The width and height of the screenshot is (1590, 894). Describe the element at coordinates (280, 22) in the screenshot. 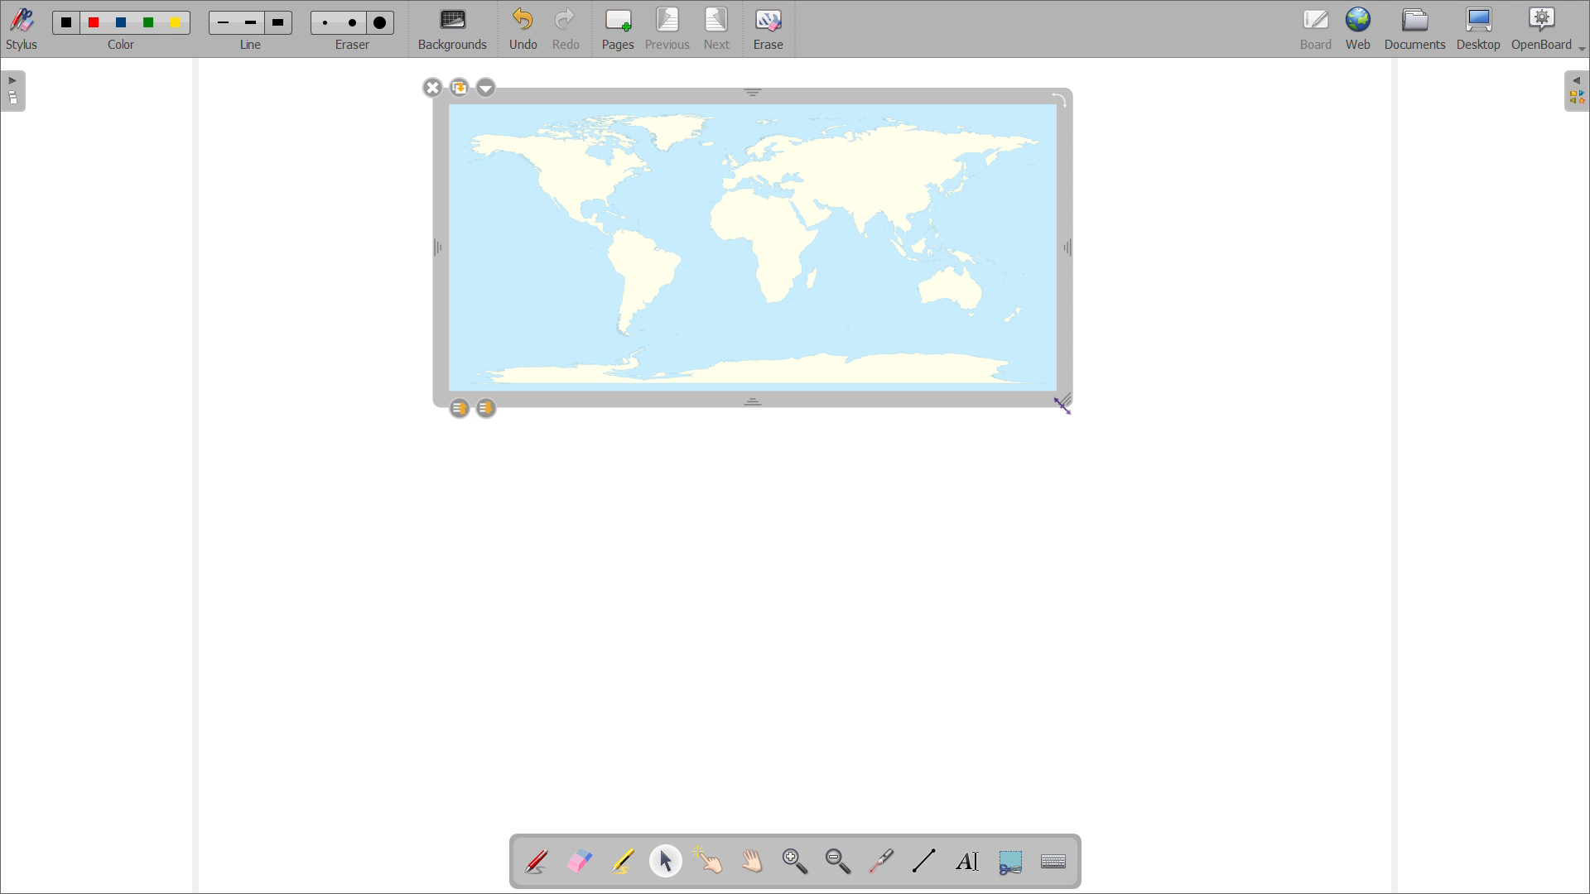

I see `large` at that location.